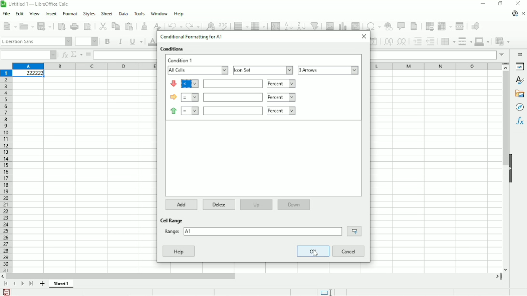  I want to click on scroll up, so click(506, 67).